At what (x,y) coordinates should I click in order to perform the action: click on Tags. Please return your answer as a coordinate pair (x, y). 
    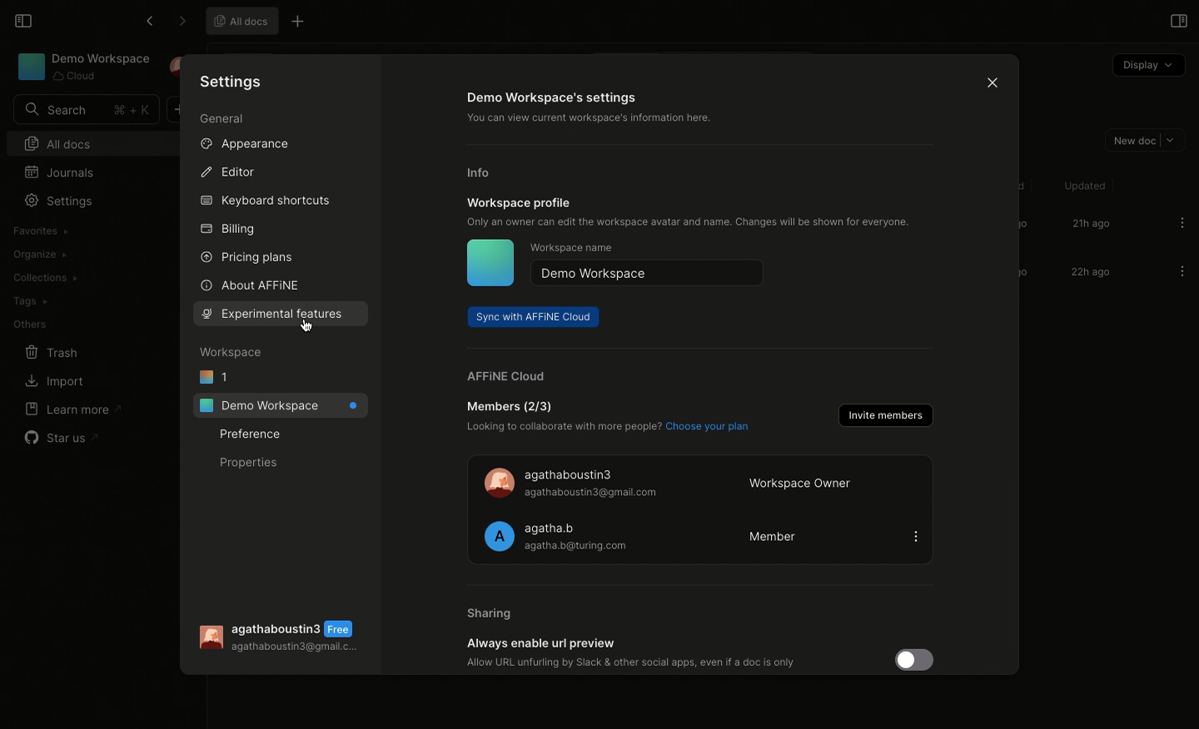
    Looking at the image, I should click on (29, 301).